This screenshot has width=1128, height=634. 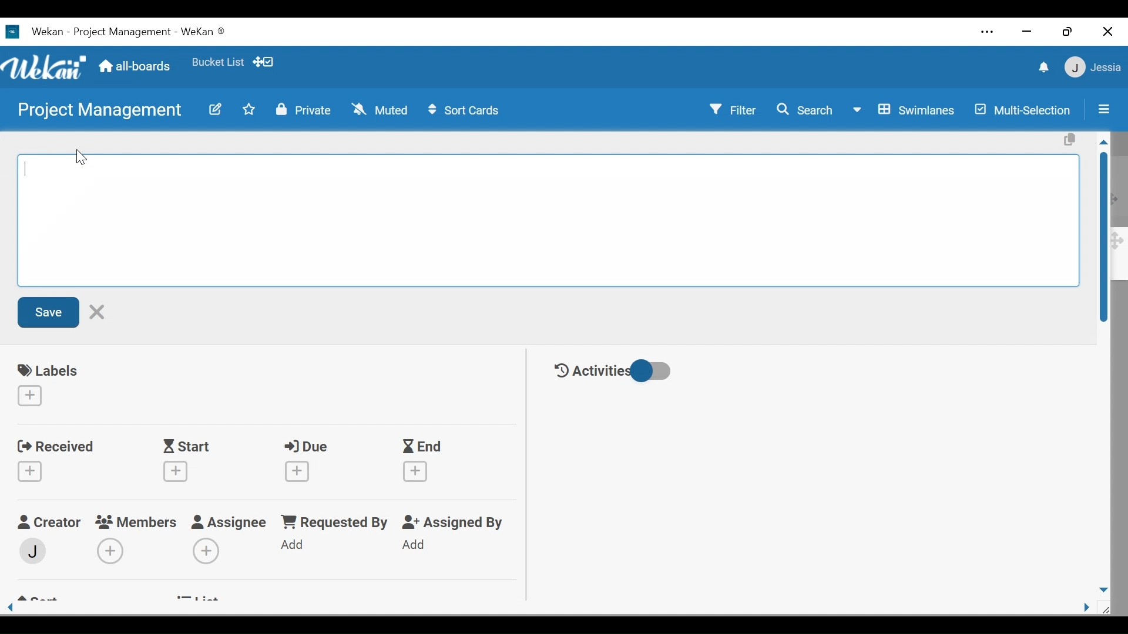 I want to click on Create due date , so click(x=297, y=471).